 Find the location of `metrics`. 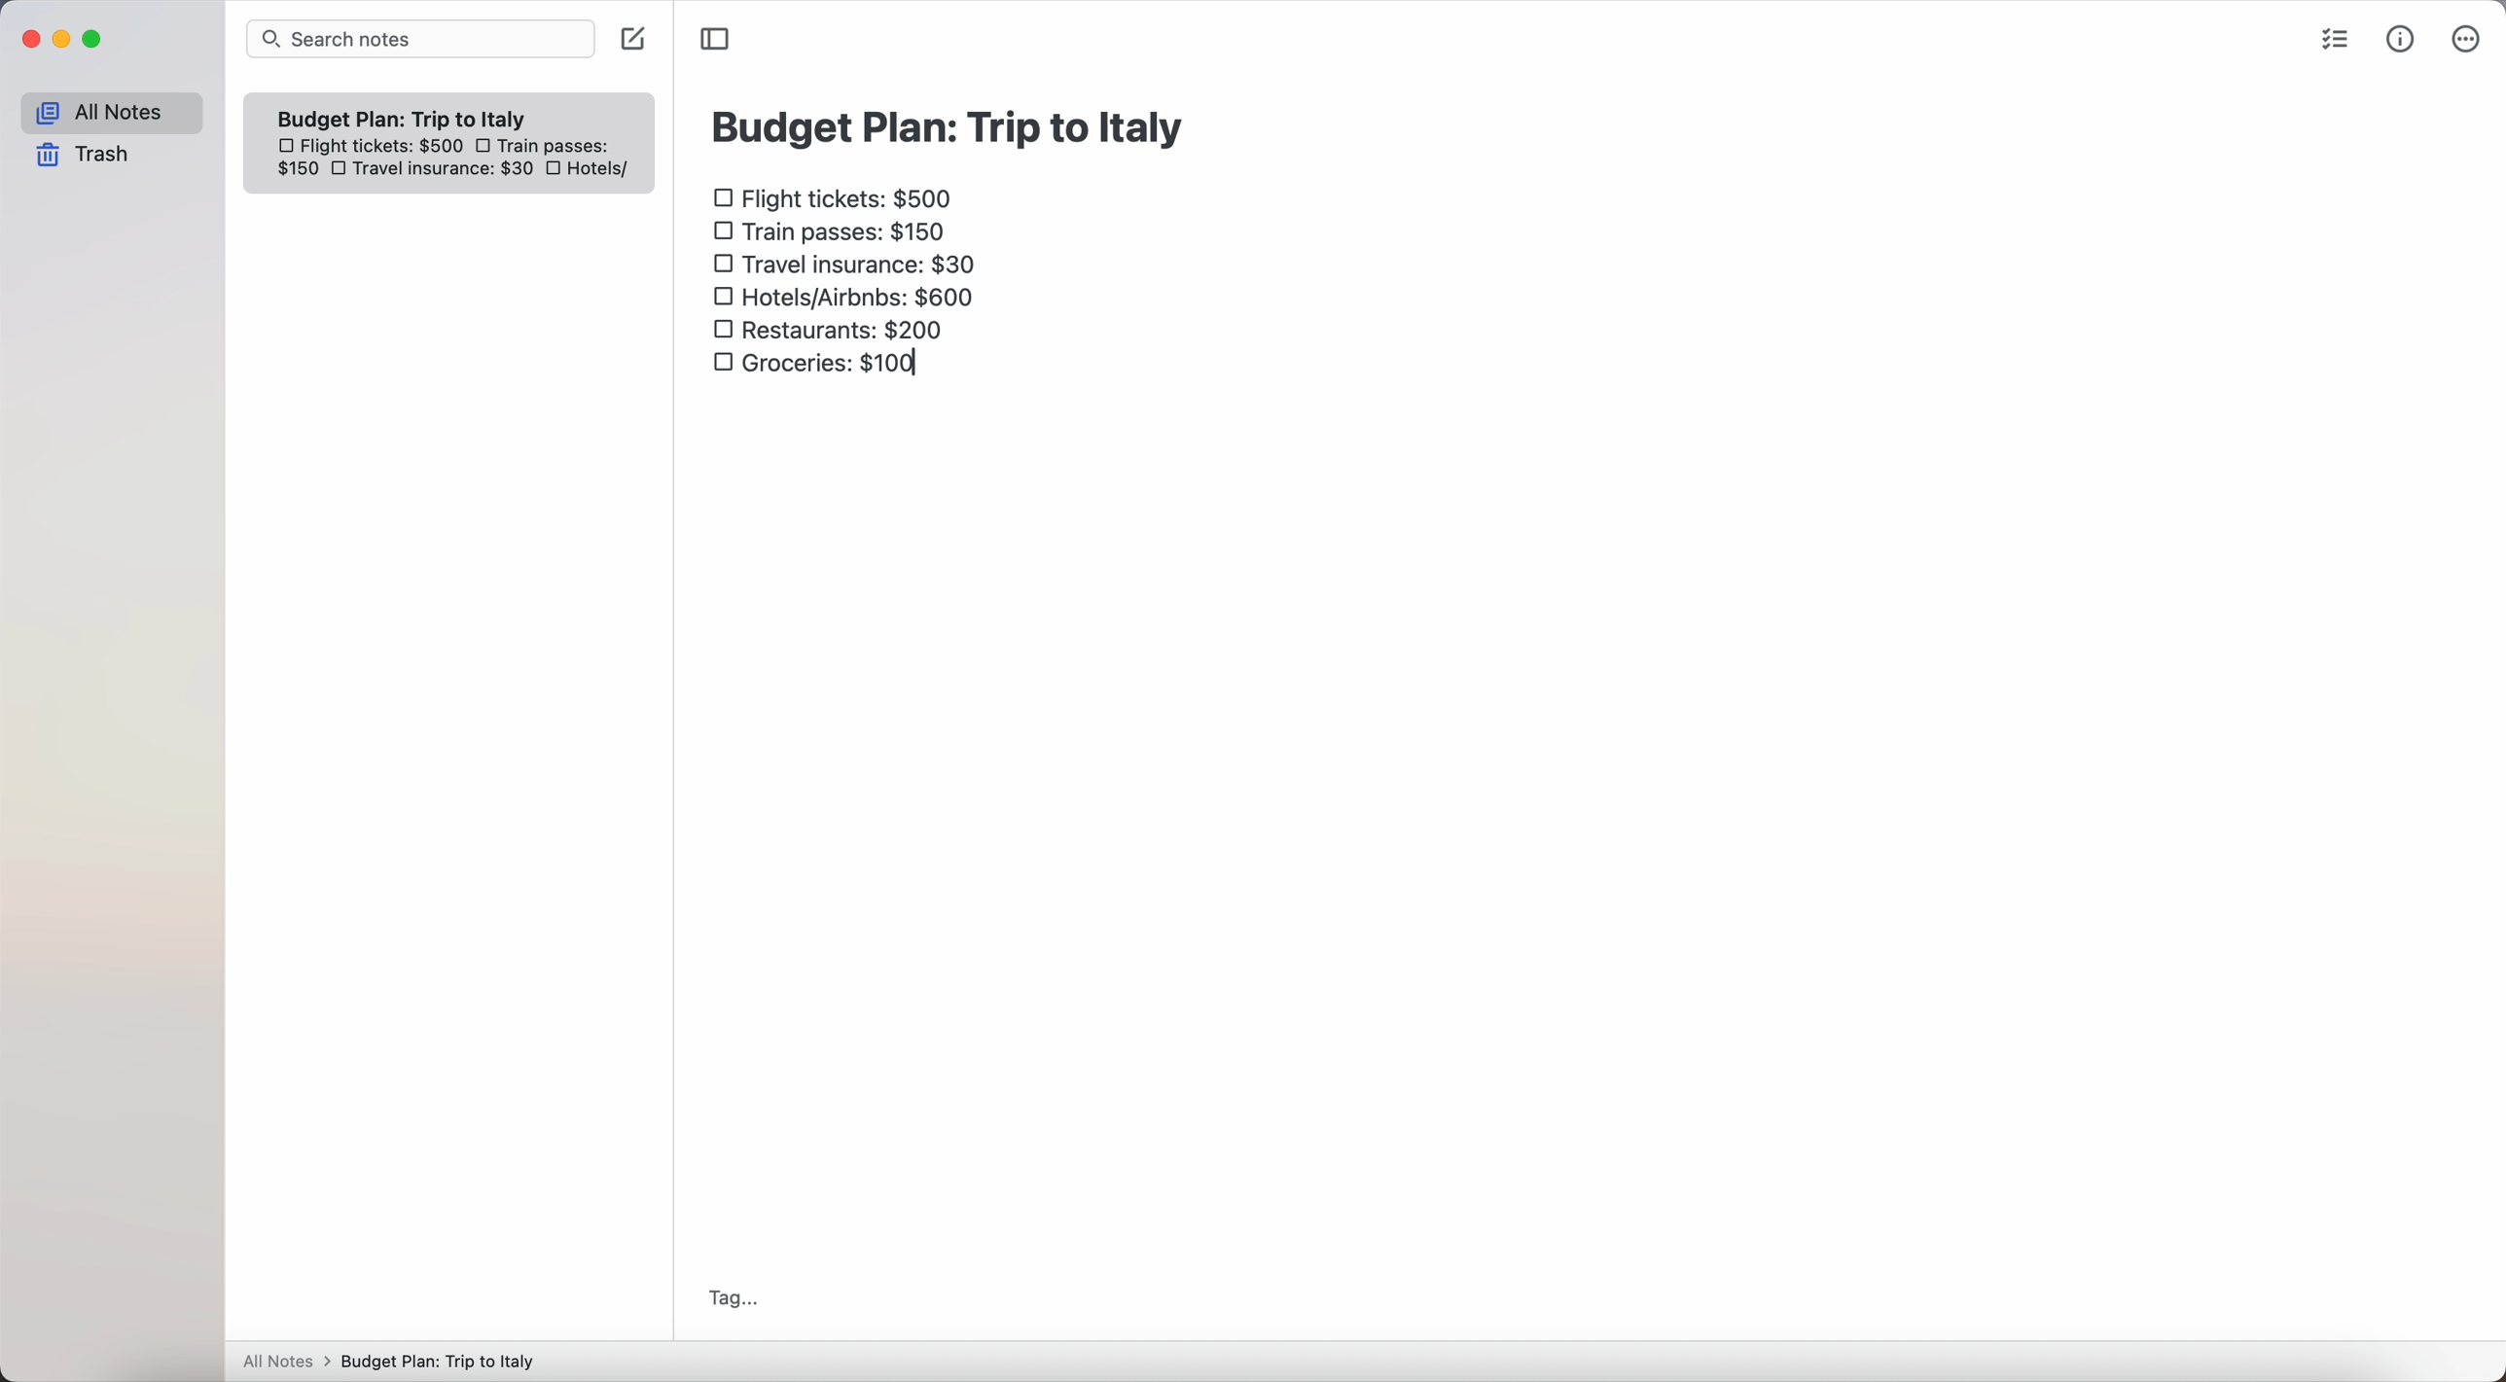

metrics is located at coordinates (2401, 42).